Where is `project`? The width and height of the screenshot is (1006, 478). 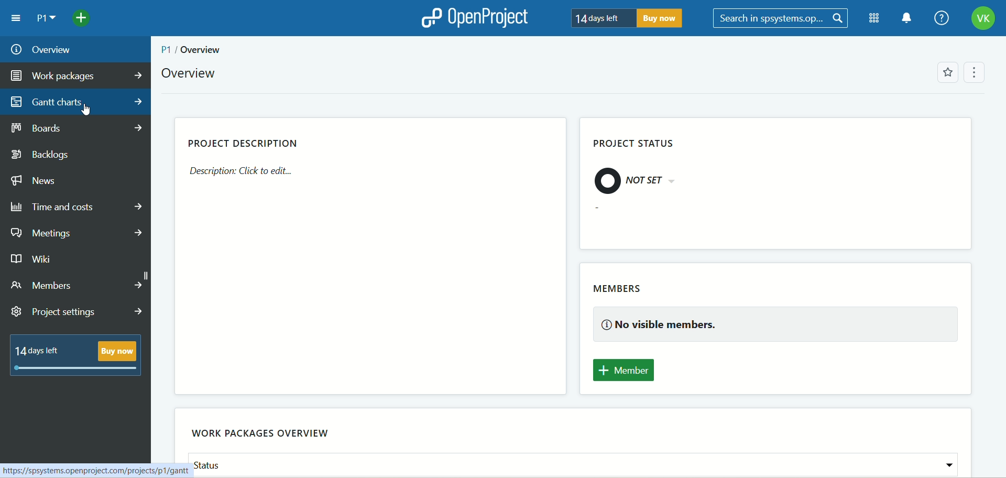
project is located at coordinates (47, 19).